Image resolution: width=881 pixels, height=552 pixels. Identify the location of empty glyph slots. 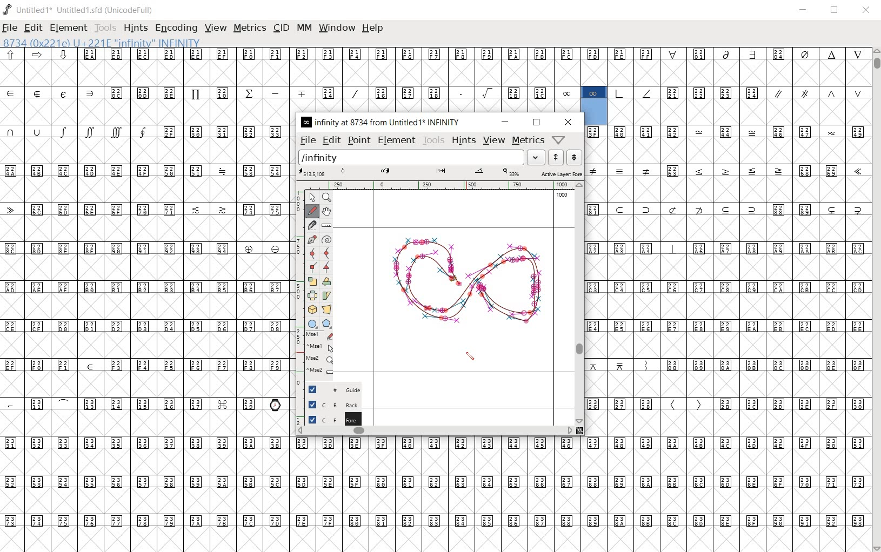
(434, 72).